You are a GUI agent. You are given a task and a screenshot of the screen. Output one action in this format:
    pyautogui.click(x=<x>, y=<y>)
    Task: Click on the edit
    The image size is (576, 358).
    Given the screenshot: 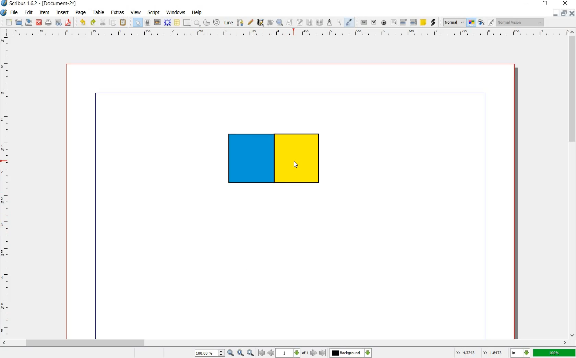 What is the action you would take?
    pyautogui.click(x=28, y=13)
    